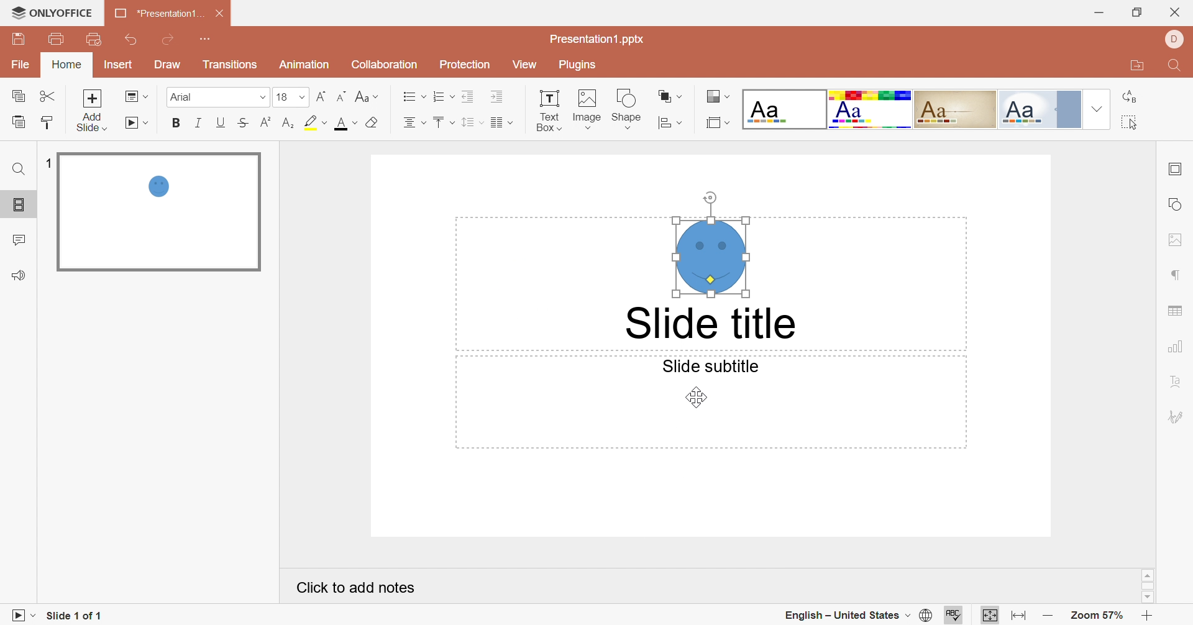 The height and width of the screenshot is (625, 1193). Describe the element at coordinates (444, 98) in the screenshot. I see `Numbering` at that location.